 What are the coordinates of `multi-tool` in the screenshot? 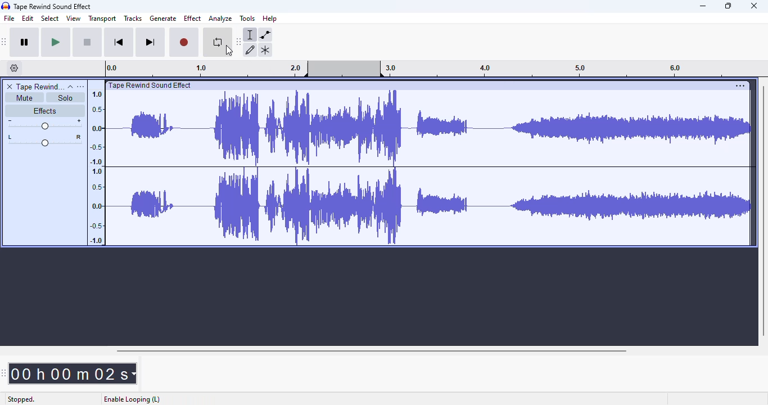 It's located at (265, 50).